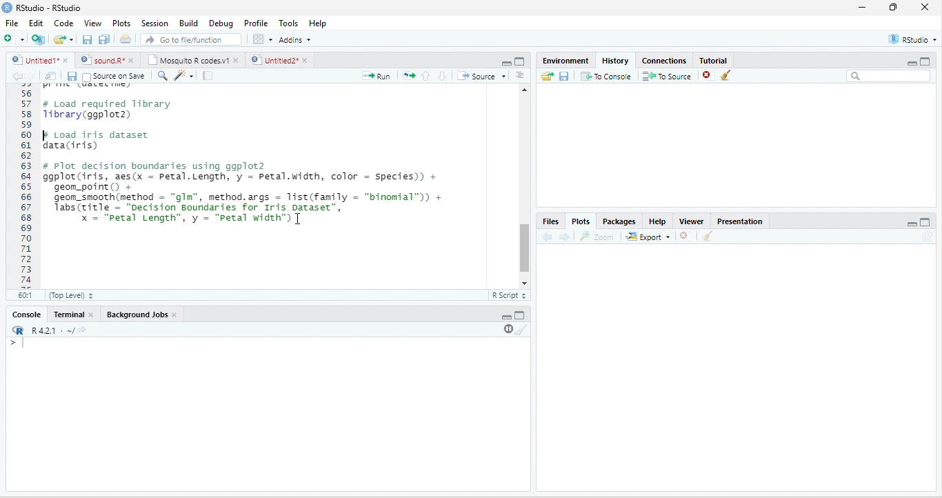  Describe the element at coordinates (39, 40) in the screenshot. I see `new project` at that location.